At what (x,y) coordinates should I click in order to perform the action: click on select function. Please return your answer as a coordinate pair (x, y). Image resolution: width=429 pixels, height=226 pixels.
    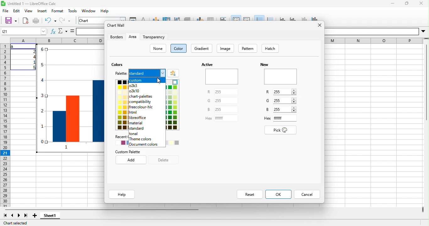
    Looking at the image, I should click on (62, 31).